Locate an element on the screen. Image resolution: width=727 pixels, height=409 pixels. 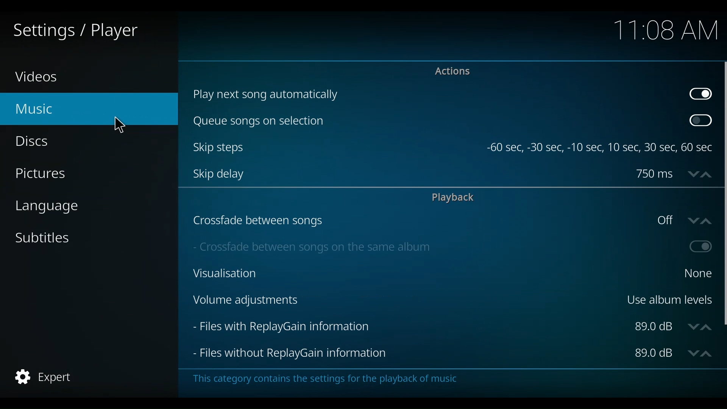
This category contains the settings for the playback of music is located at coordinates (340, 379).